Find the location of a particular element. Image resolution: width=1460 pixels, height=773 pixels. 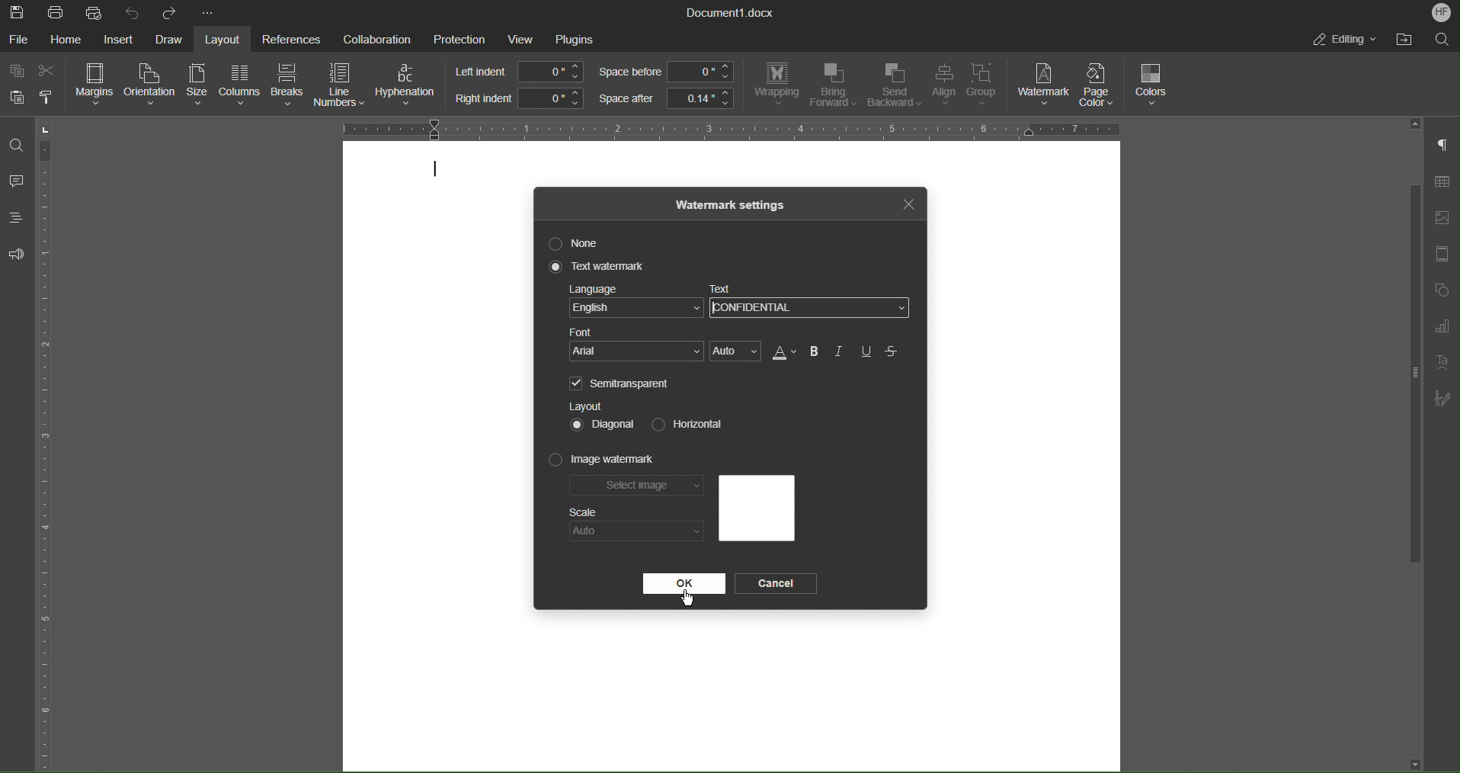

Select image is located at coordinates (638, 488).